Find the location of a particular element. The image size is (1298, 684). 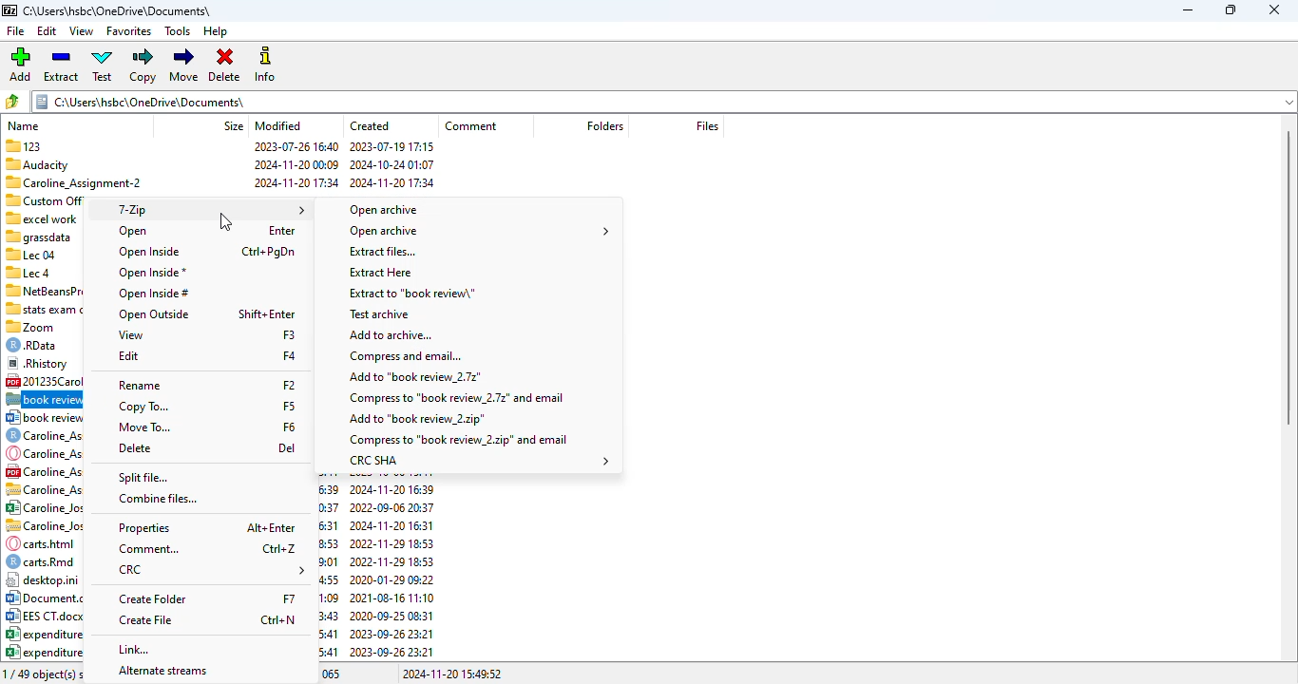

shortcut for edit is located at coordinates (289, 355).